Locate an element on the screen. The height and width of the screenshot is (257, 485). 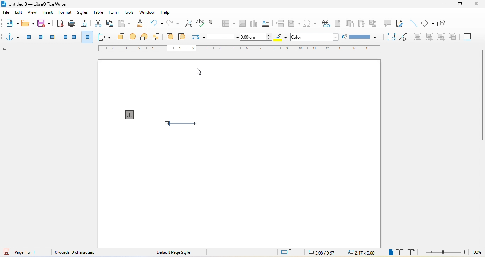
0 wards , 0 character is located at coordinates (75, 252).